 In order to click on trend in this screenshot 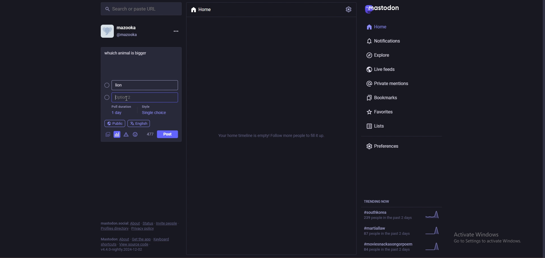, I will do `click(405, 231)`.